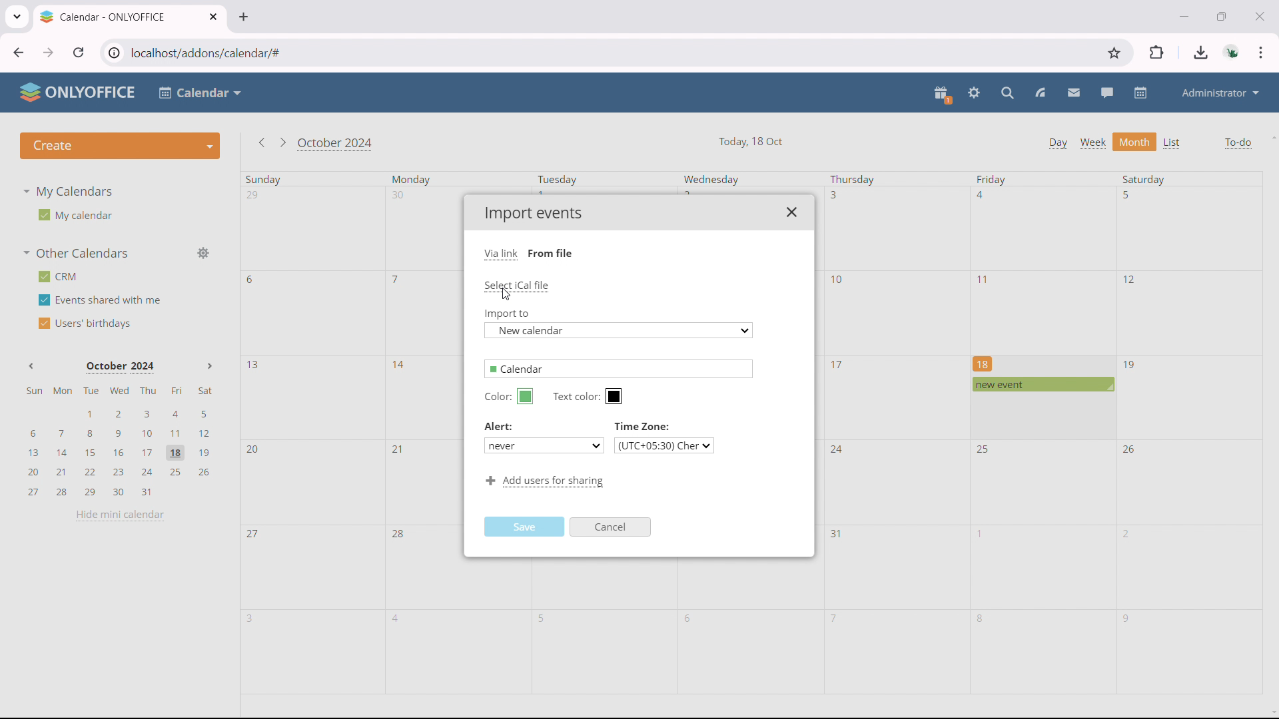 The height and width of the screenshot is (719, 1279). Describe the element at coordinates (981, 618) in the screenshot. I see `8` at that location.